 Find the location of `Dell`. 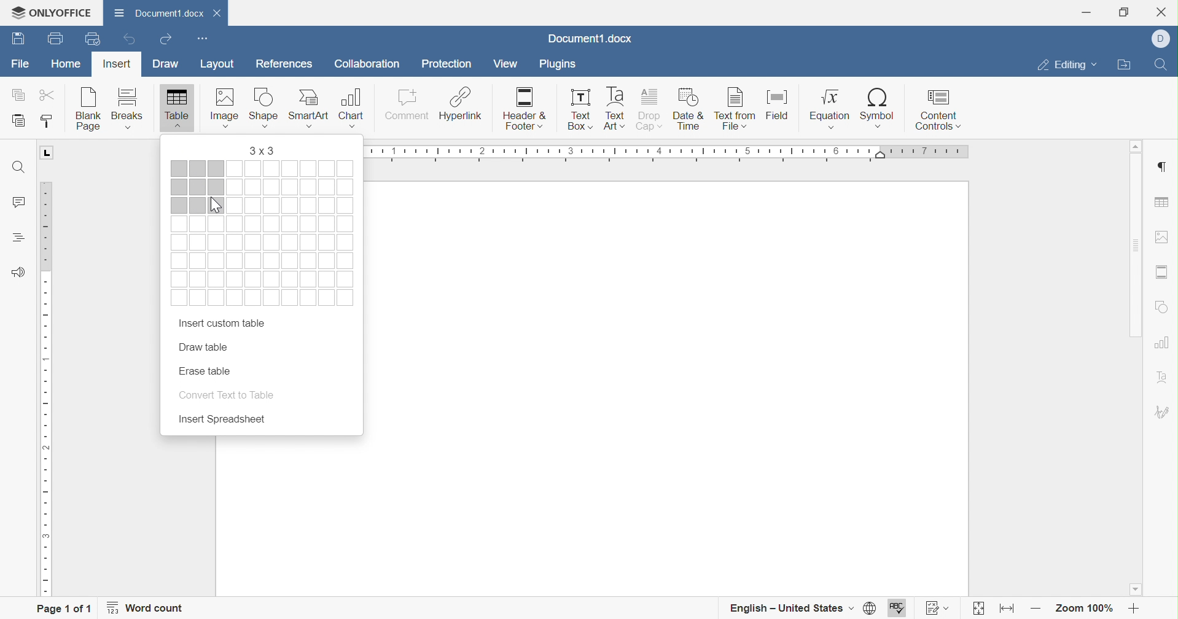

Dell is located at coordinates (1161, 40).